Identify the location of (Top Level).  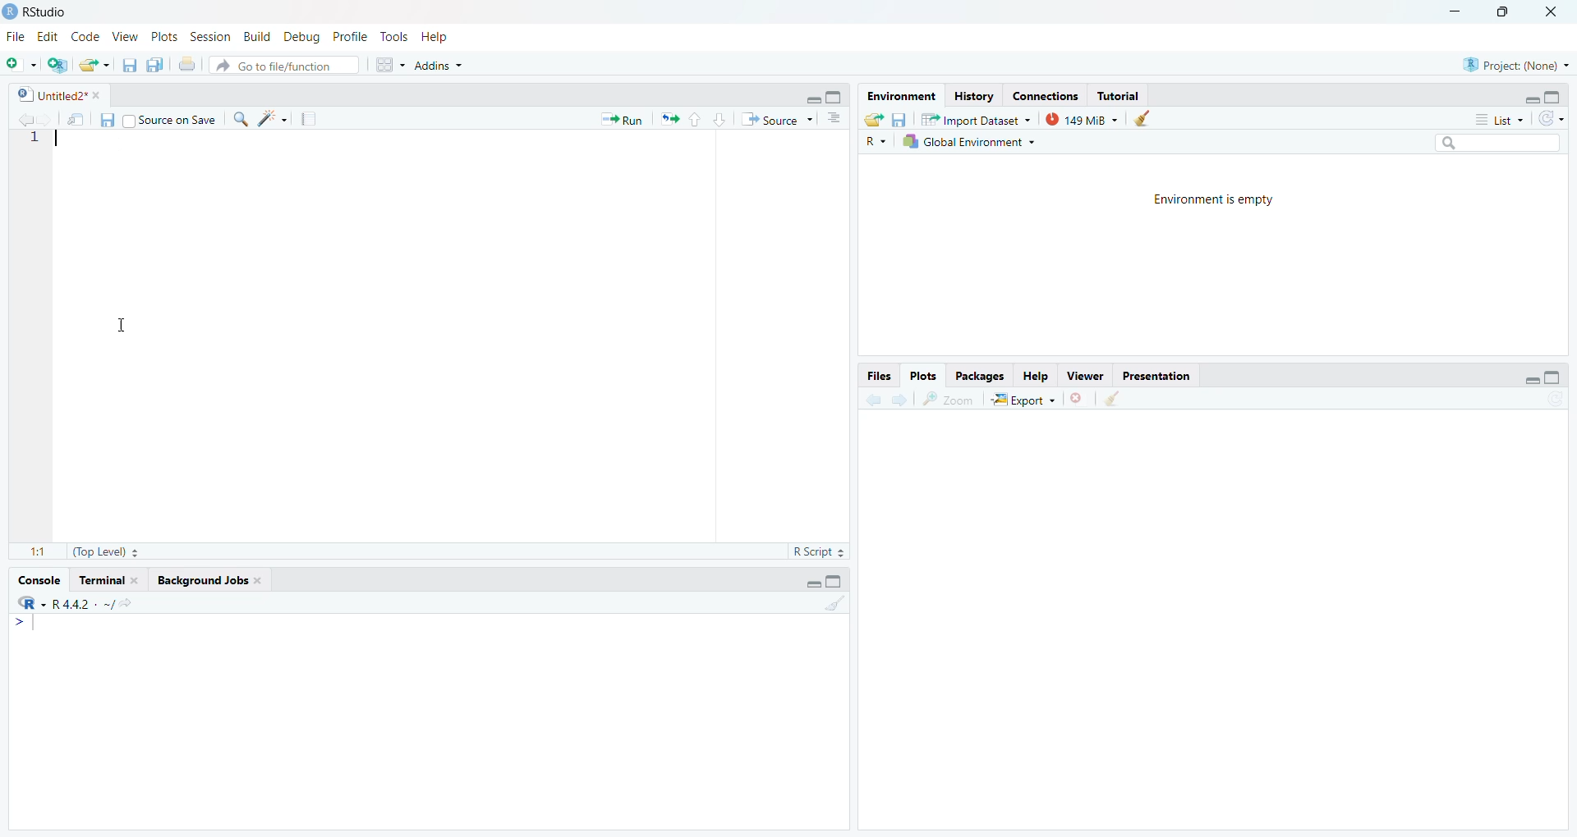
(103, 551).